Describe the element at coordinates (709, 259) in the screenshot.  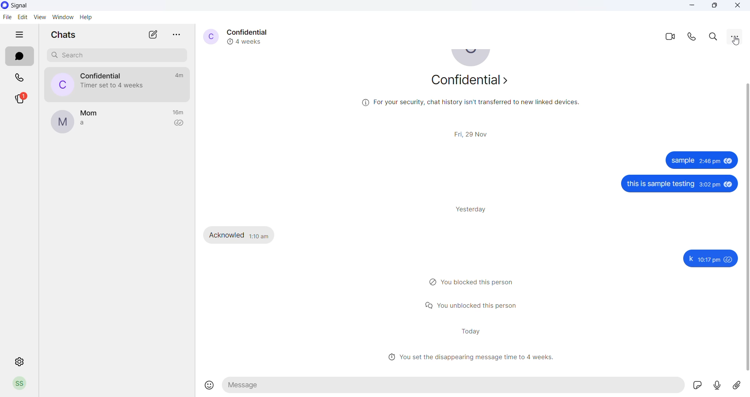
I see `` at that location.